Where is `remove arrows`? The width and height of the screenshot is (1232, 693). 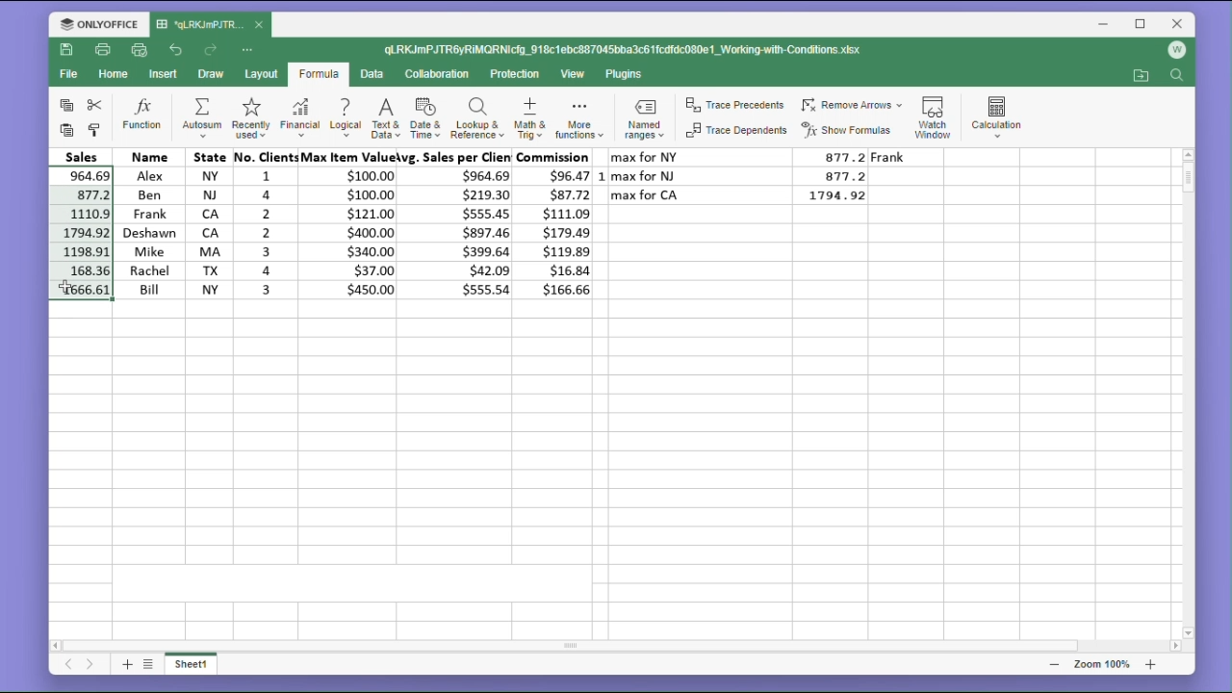
remove arrows is located at coordinates (852, 102).